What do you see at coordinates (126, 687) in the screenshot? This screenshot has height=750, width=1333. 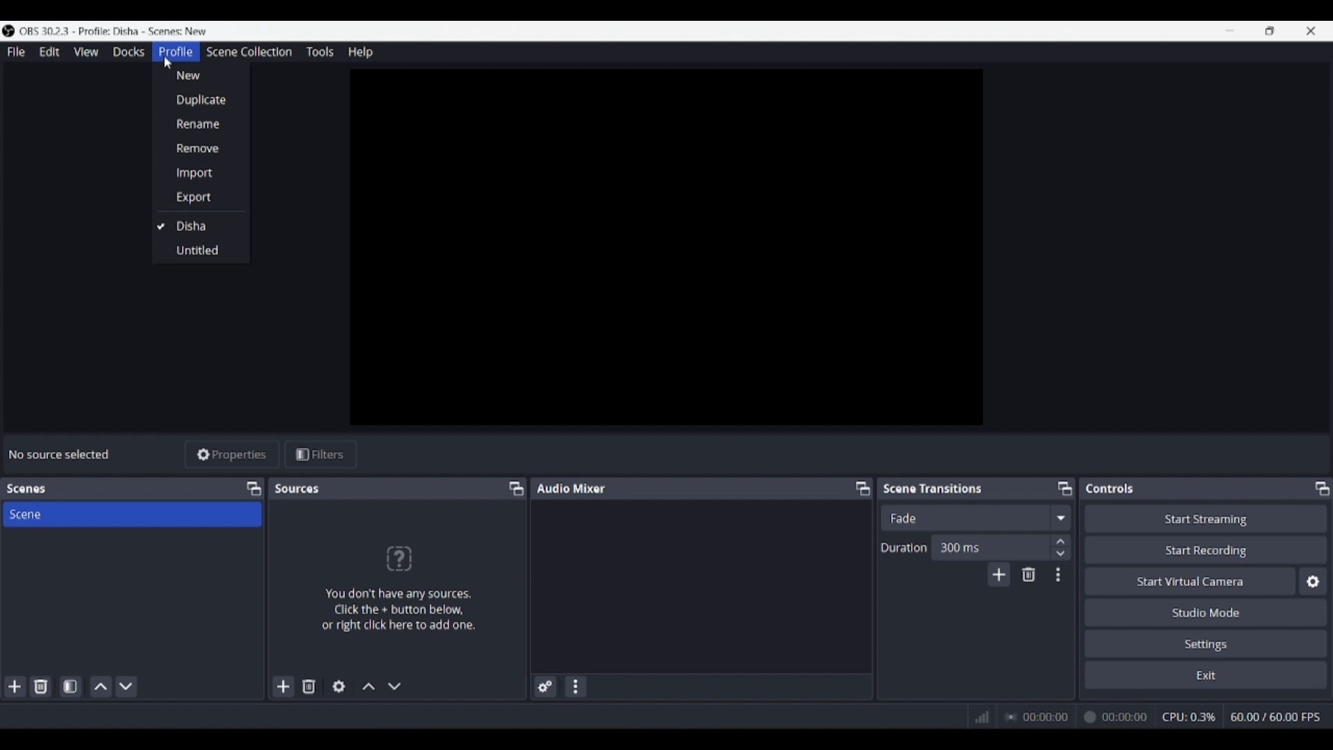 I see `Move scene down` at bounding box center [126, 687].